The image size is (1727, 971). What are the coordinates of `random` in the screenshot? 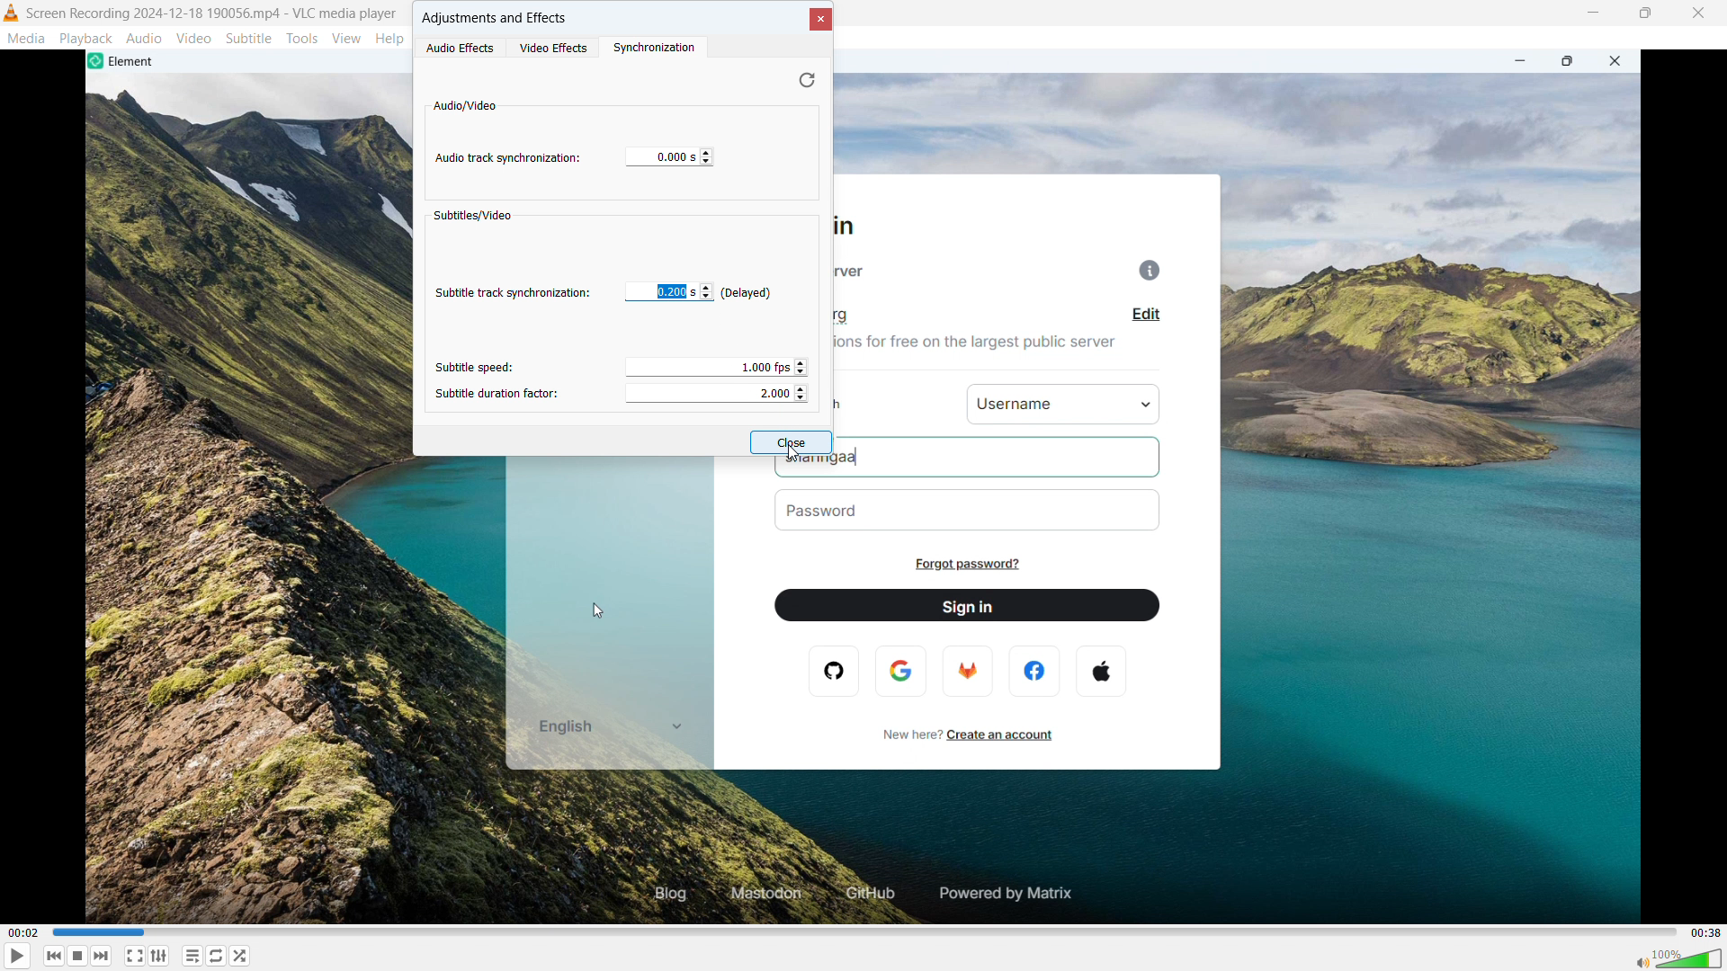 It's located at (239, 956).